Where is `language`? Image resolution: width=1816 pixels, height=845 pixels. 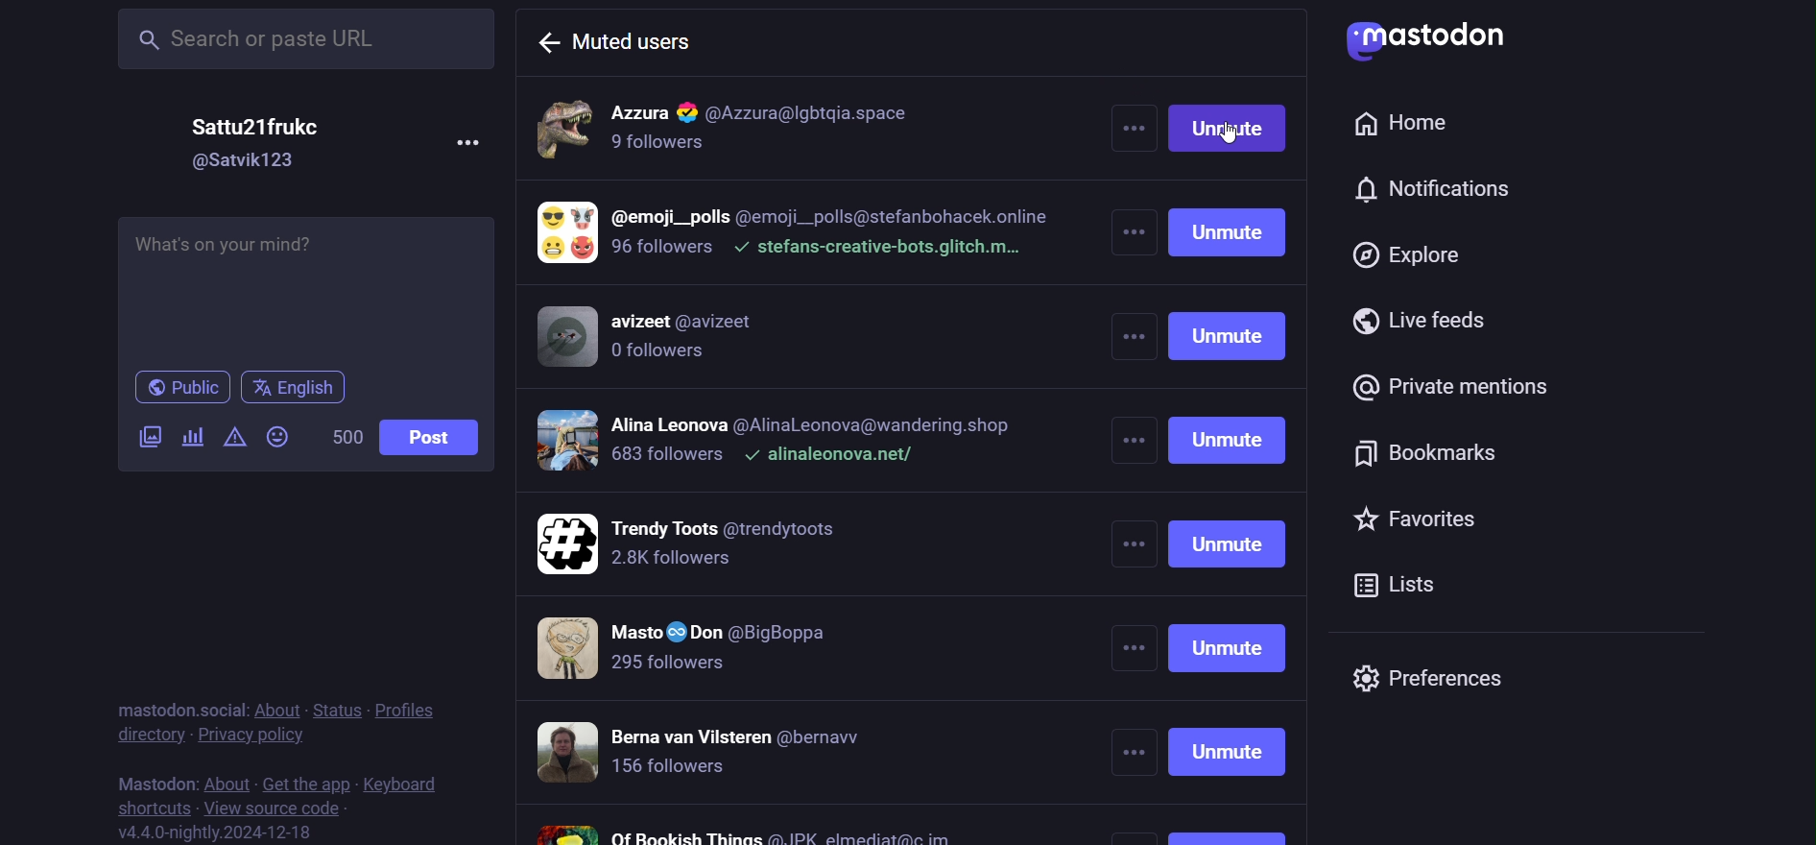 language is located at coordinates (299, 385).